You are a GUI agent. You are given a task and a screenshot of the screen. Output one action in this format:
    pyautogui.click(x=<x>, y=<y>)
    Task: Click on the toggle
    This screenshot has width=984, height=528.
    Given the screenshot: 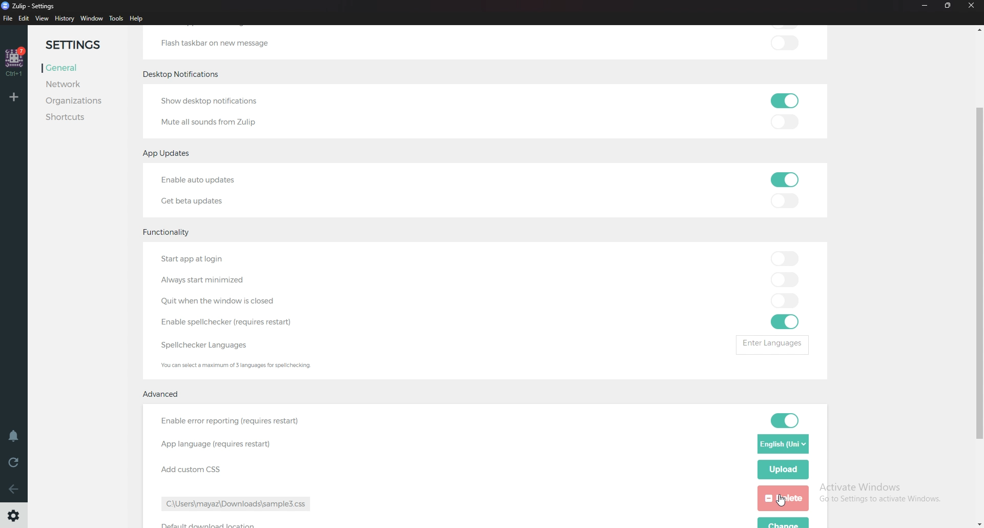 What is the action you would take?
    pyautogui.click(x=788, y=420)
    